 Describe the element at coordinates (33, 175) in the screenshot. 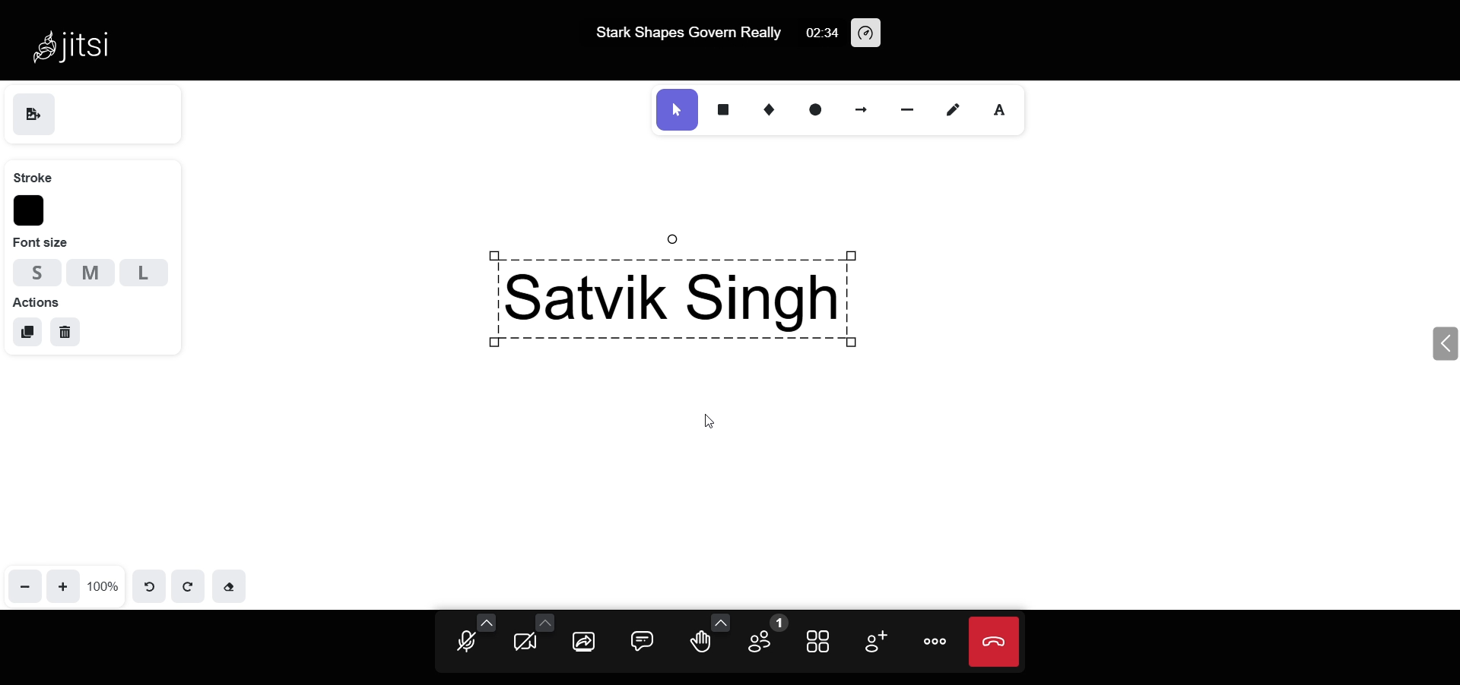

I see `stroke` at that location.